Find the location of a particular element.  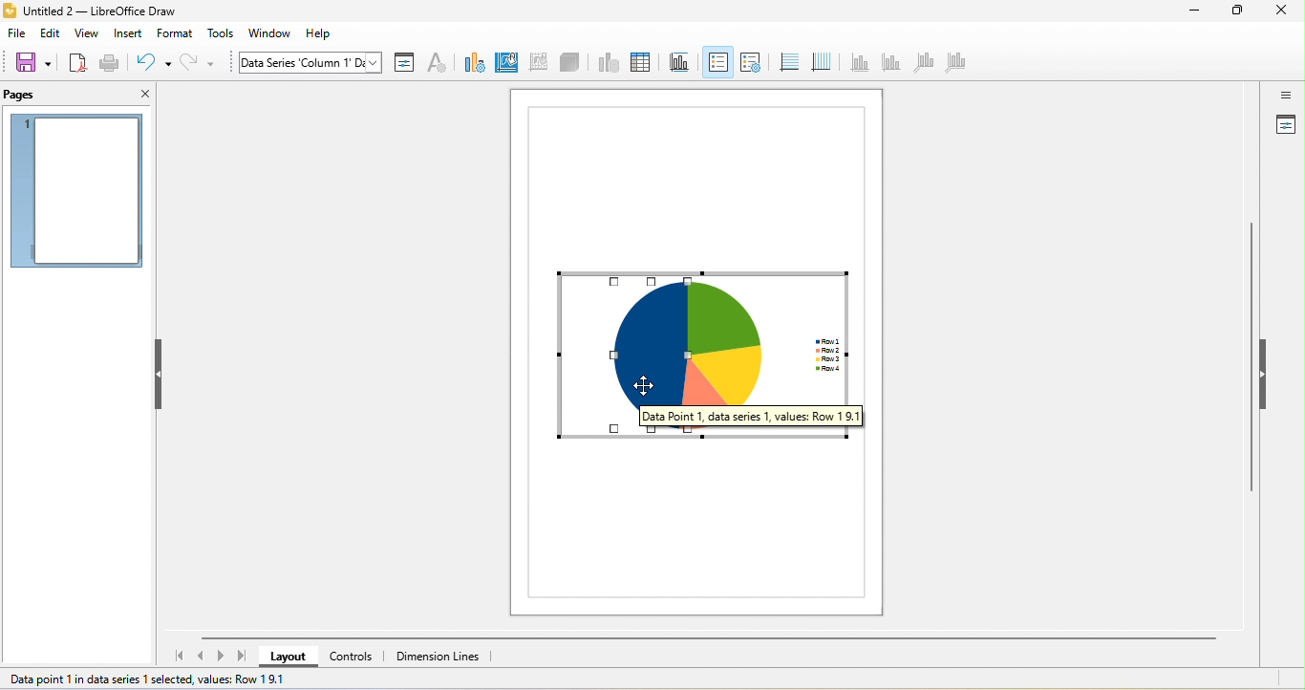

previous is located at coordinates (203, 654).